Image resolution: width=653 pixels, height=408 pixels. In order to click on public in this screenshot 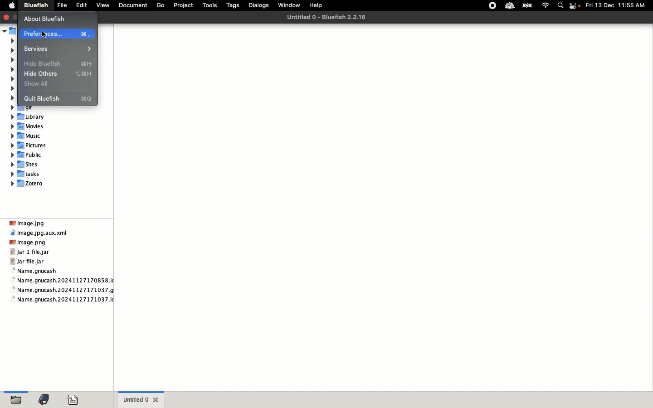, I will do `click(29, 154)`.